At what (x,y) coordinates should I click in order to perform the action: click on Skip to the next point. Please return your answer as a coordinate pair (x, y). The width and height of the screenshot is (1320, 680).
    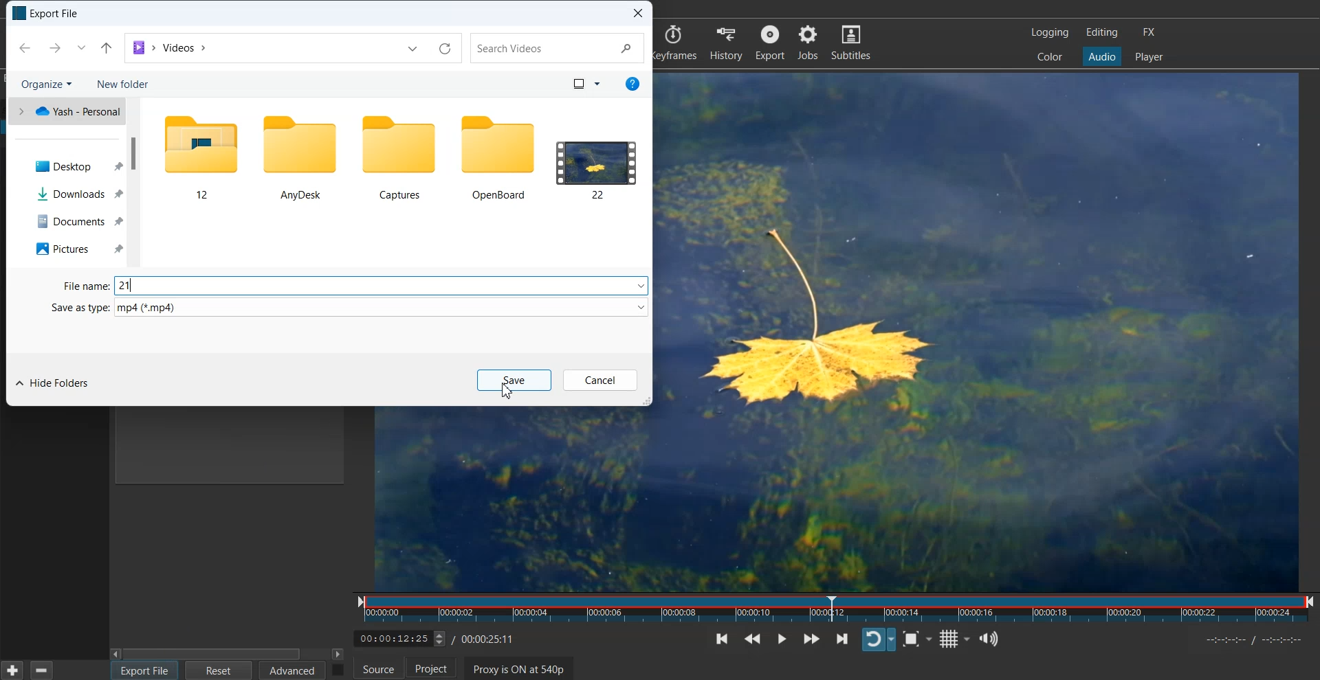
    Looking at the image, I should click on (841, 638).